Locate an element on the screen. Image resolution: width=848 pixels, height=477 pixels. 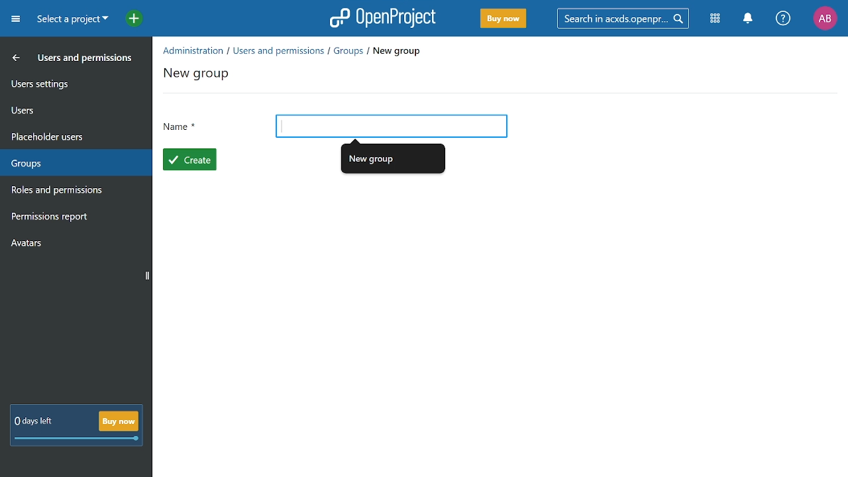
Autofill "New group" is located at coordinates (394, 157).